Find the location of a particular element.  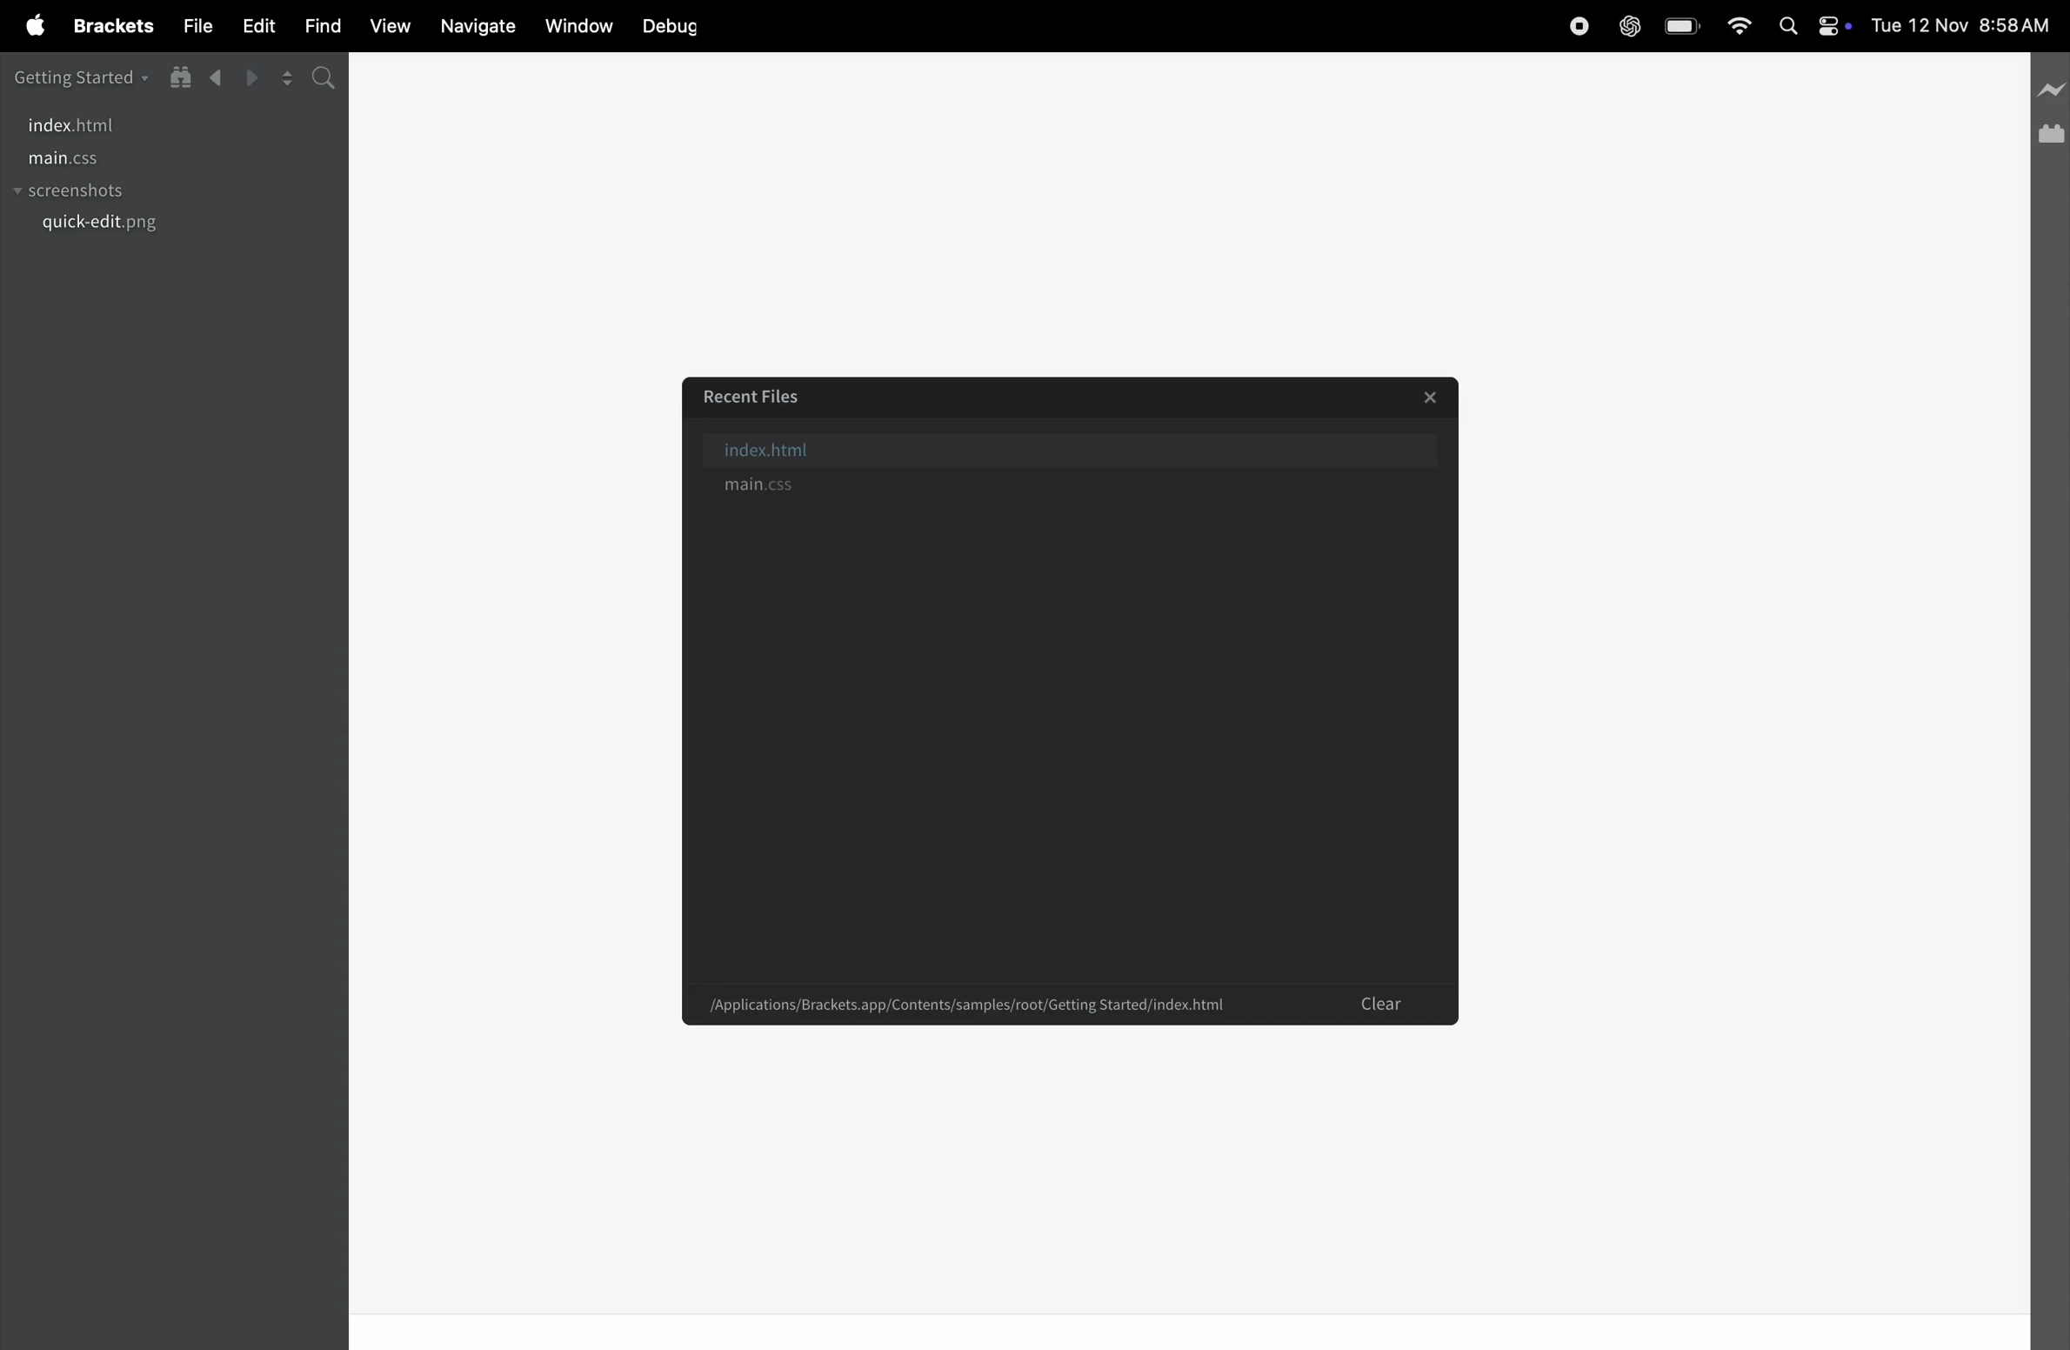

navigate is located at coordinates (477, 27).